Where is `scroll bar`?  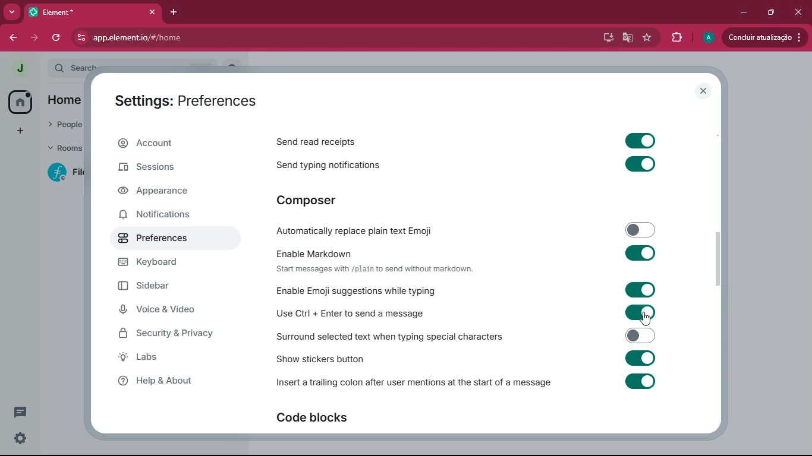 scroll bar is located at coordinates (719, 261).